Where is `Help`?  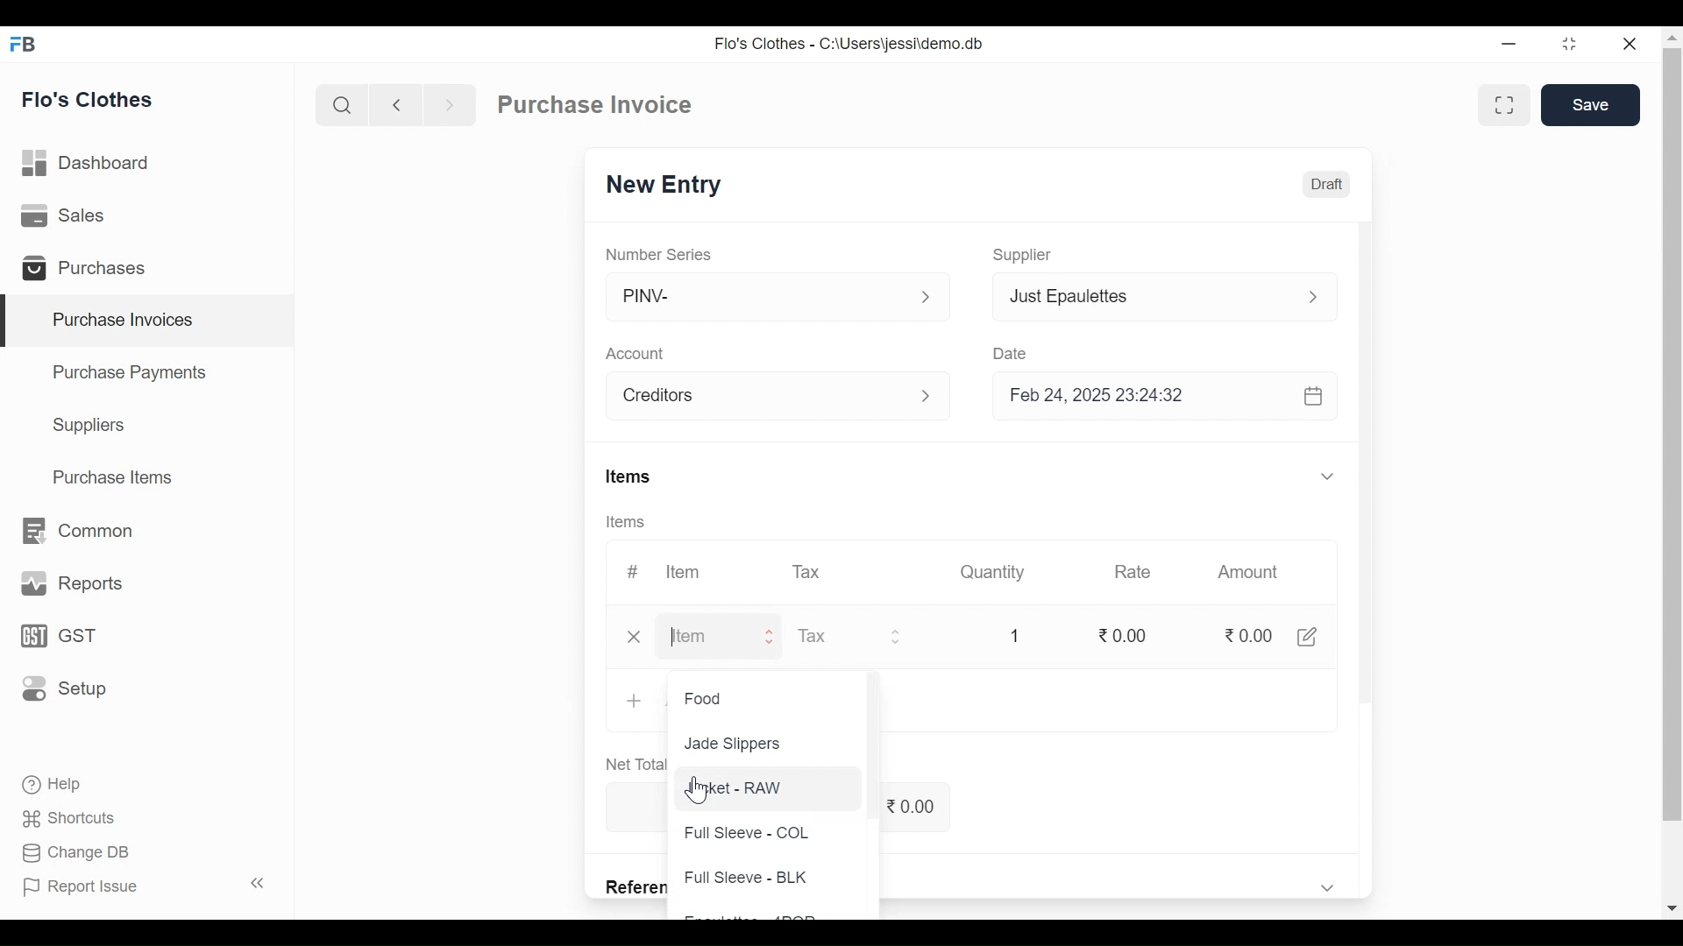
Help is located at coordinates (58, 785).